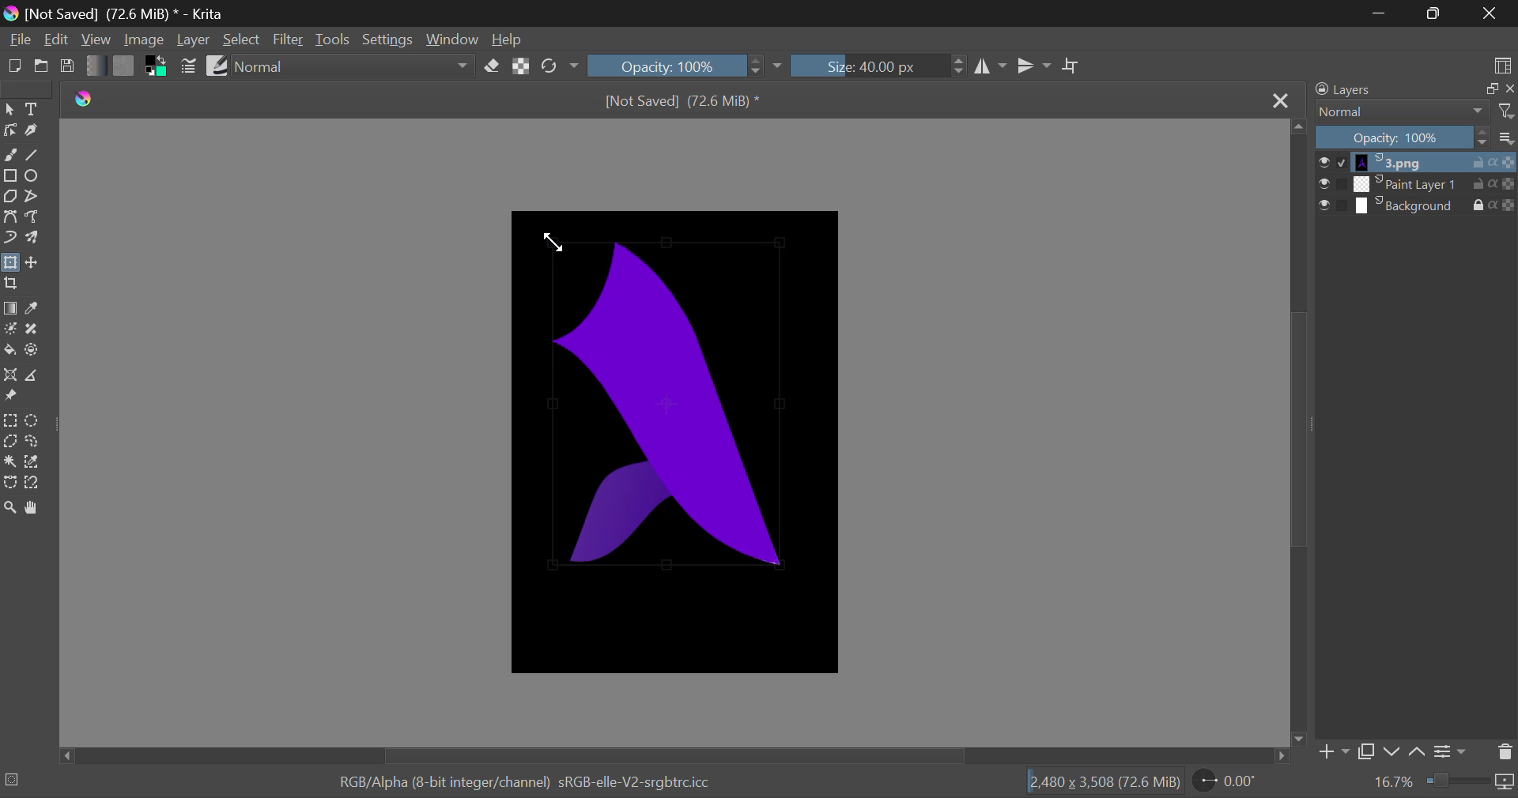 This screenshot has height=798, width=1518. Describe the element at coordinates (242, 40) in the screenshot. I see `Select` at that location.